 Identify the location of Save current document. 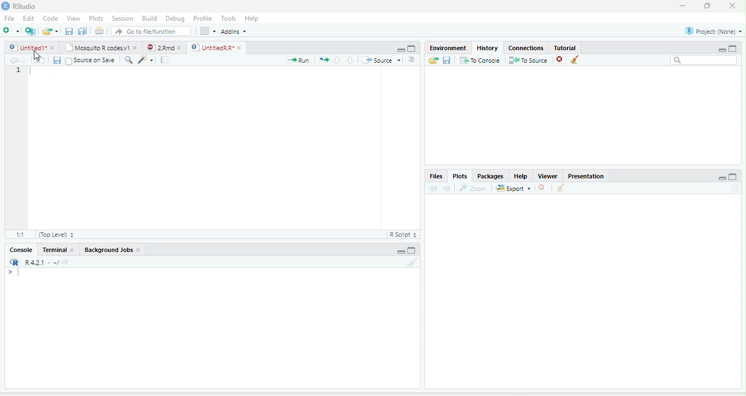
(57, 61).